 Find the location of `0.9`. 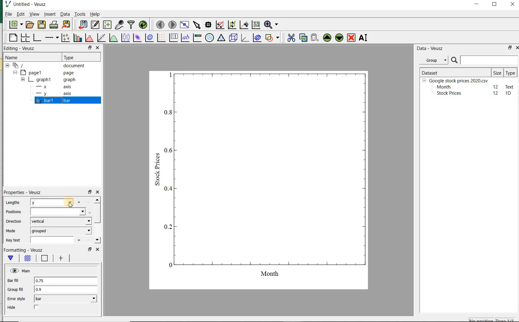

0.9 is located at coordinates (66, 290).